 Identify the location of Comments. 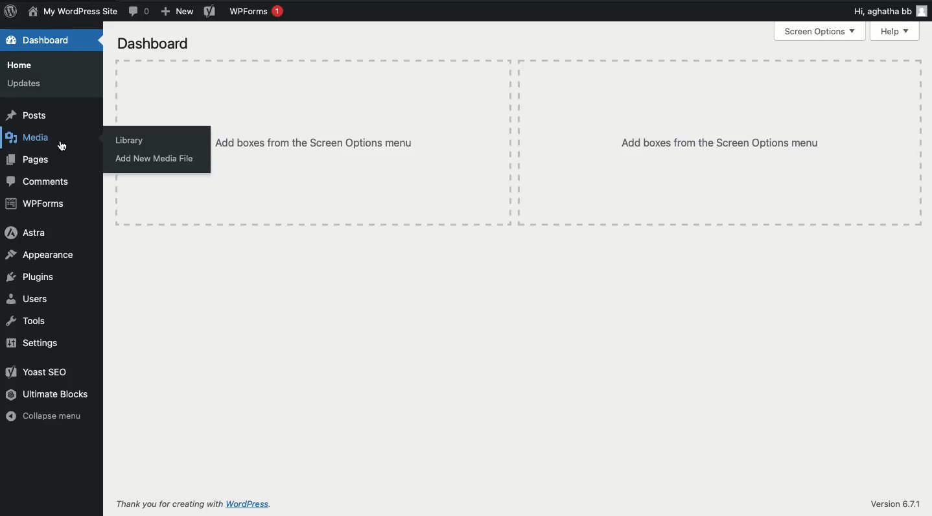
(140, 11).